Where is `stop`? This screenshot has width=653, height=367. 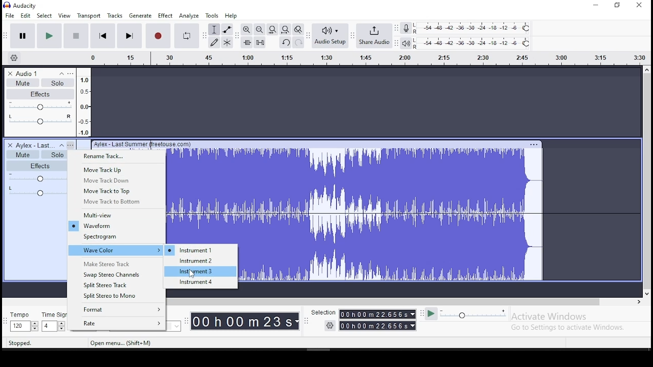
stop is located at coordinates (76, 36).